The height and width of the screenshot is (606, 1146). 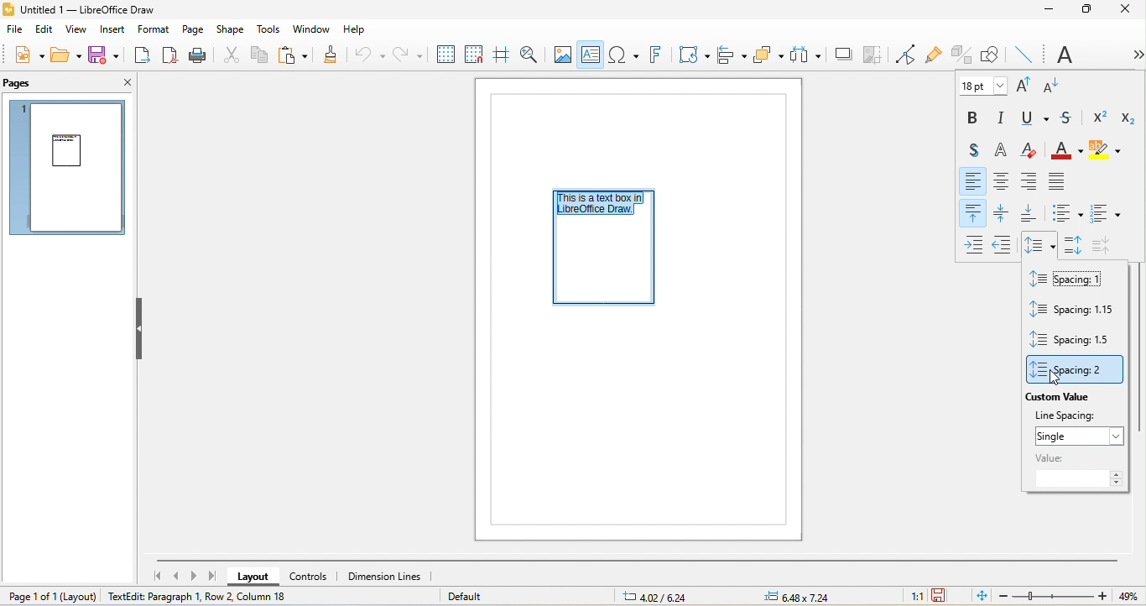 What do you see at coordinates (839, 53) in the screenshot?
I see `shadow` at bounding box center [839, 53].